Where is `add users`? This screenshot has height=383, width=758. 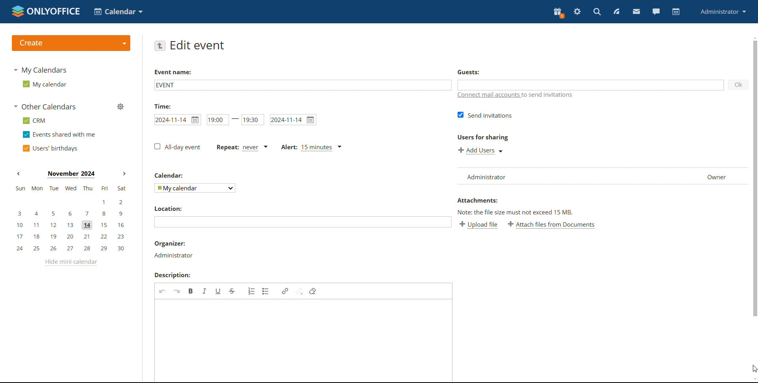
add users is located at coordinates (481, 150).